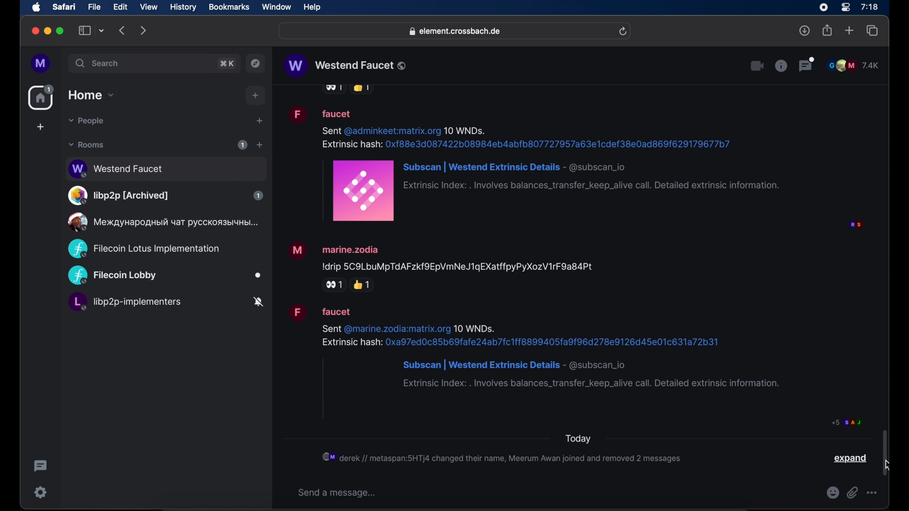  What do you see at coordinates (333, 89) in the screenshot?
I see `obscured icon` at bounding box center [333, 89].